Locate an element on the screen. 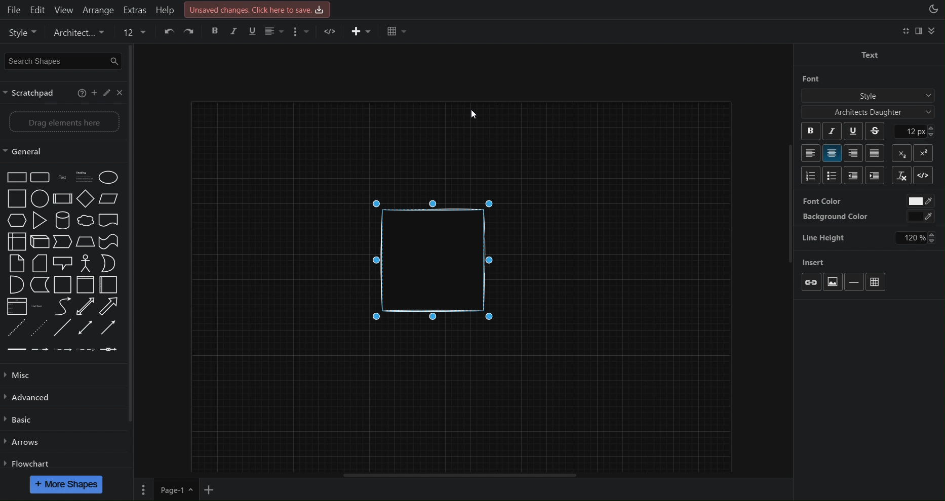 The height and width of the screenshot is (501, 945). Zoom is located at coordinates (62, 32).